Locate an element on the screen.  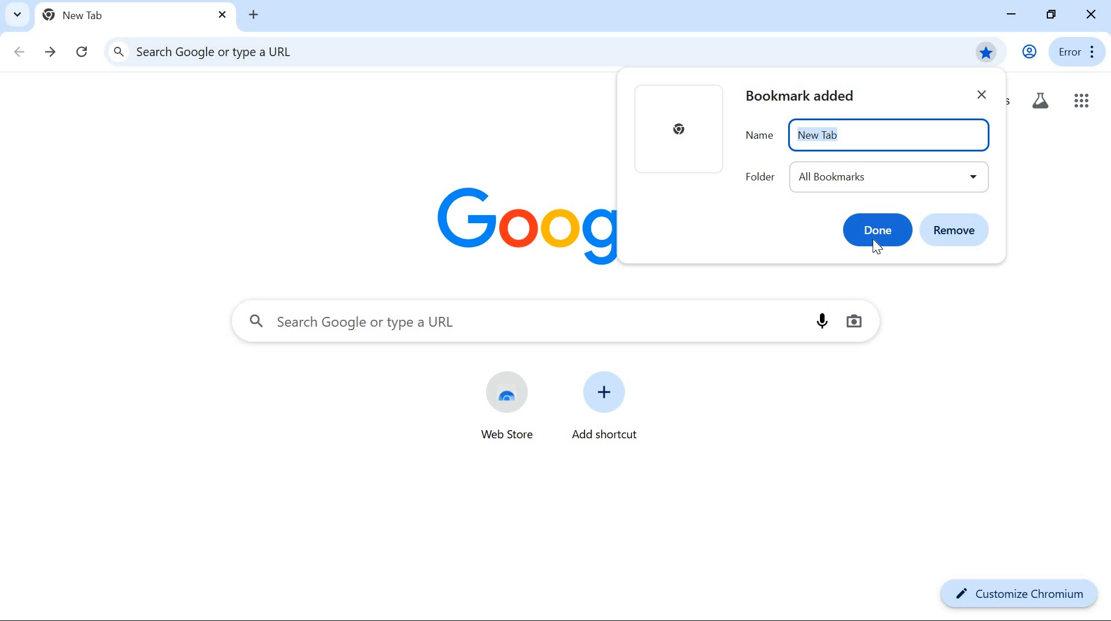
back is located at coordinates (20, 49).